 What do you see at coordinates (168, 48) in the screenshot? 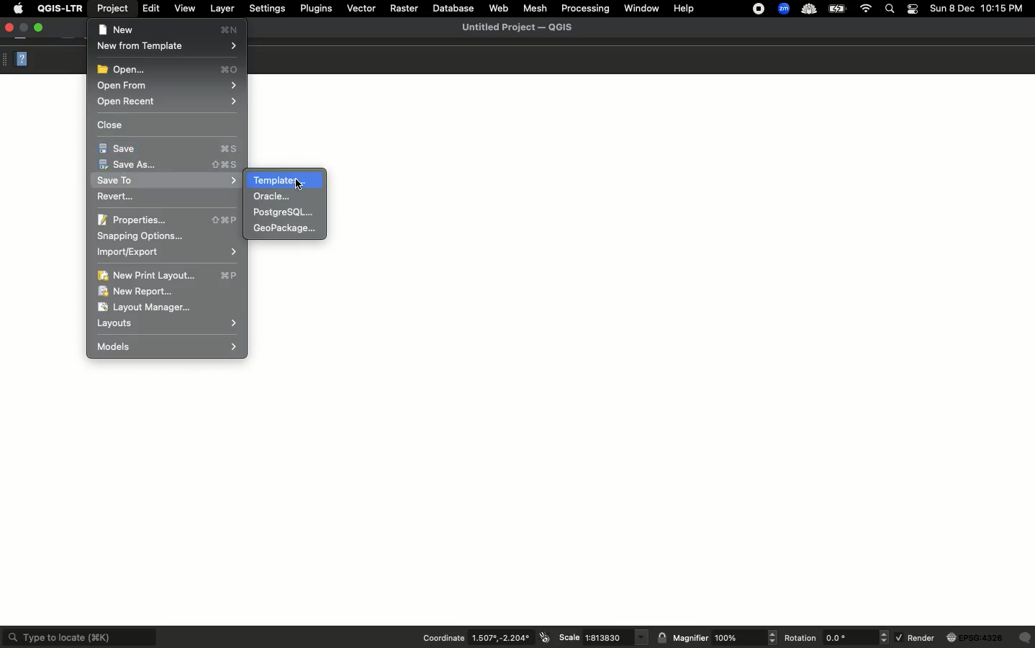
I see `New from template` at bounding box center [168, 48].